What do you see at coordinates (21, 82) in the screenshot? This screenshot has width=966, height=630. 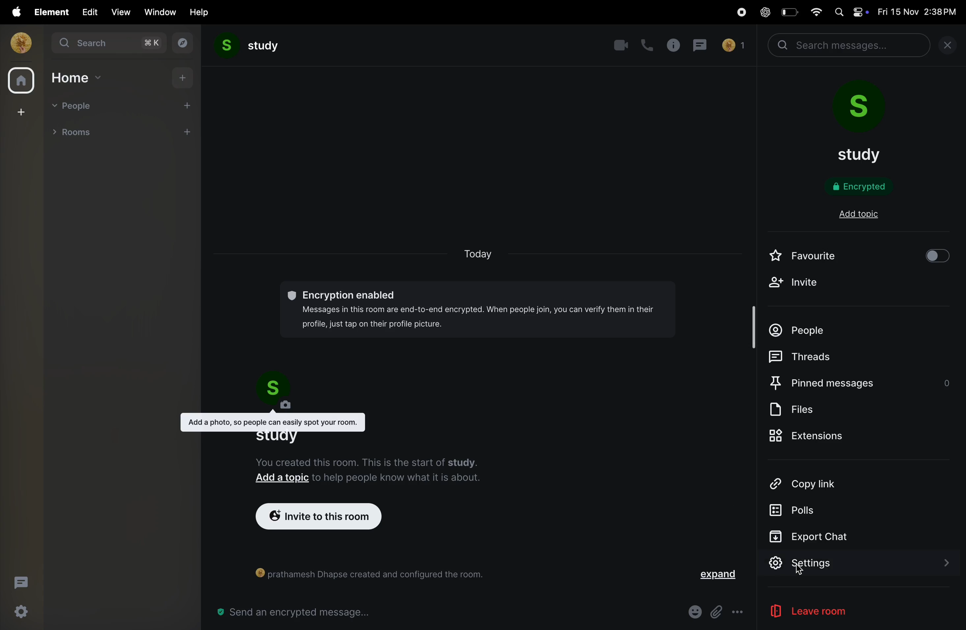 I see `home ` at bounding box center [21, 82].